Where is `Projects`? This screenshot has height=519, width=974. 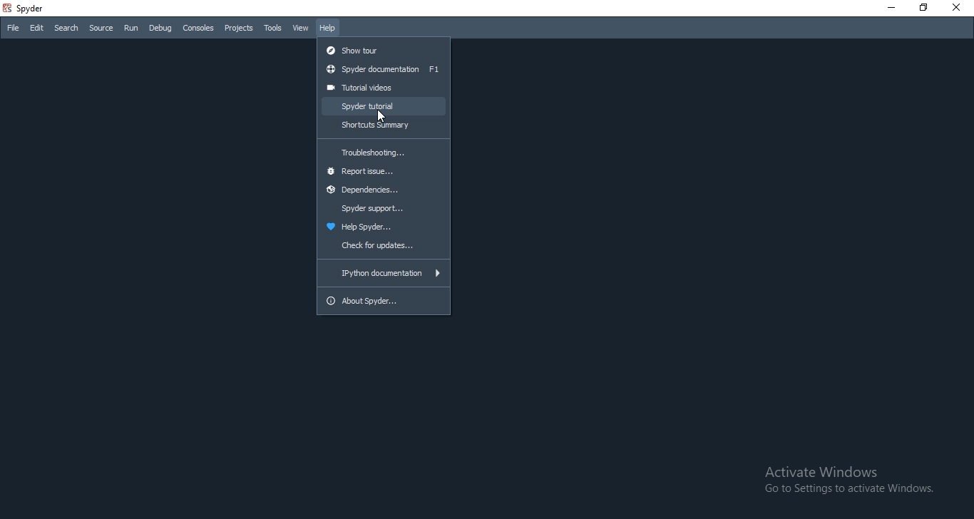
Projects is located at coordinates (238, 29).